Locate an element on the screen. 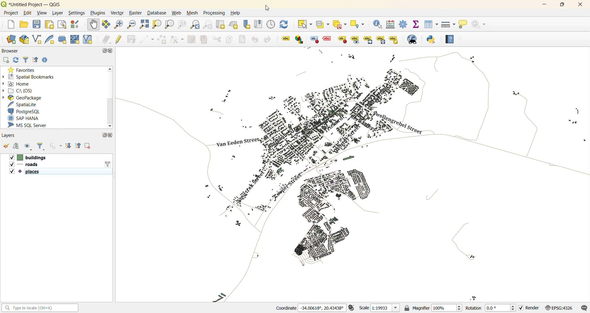  ms sql server is located at coordinates (31, 125).